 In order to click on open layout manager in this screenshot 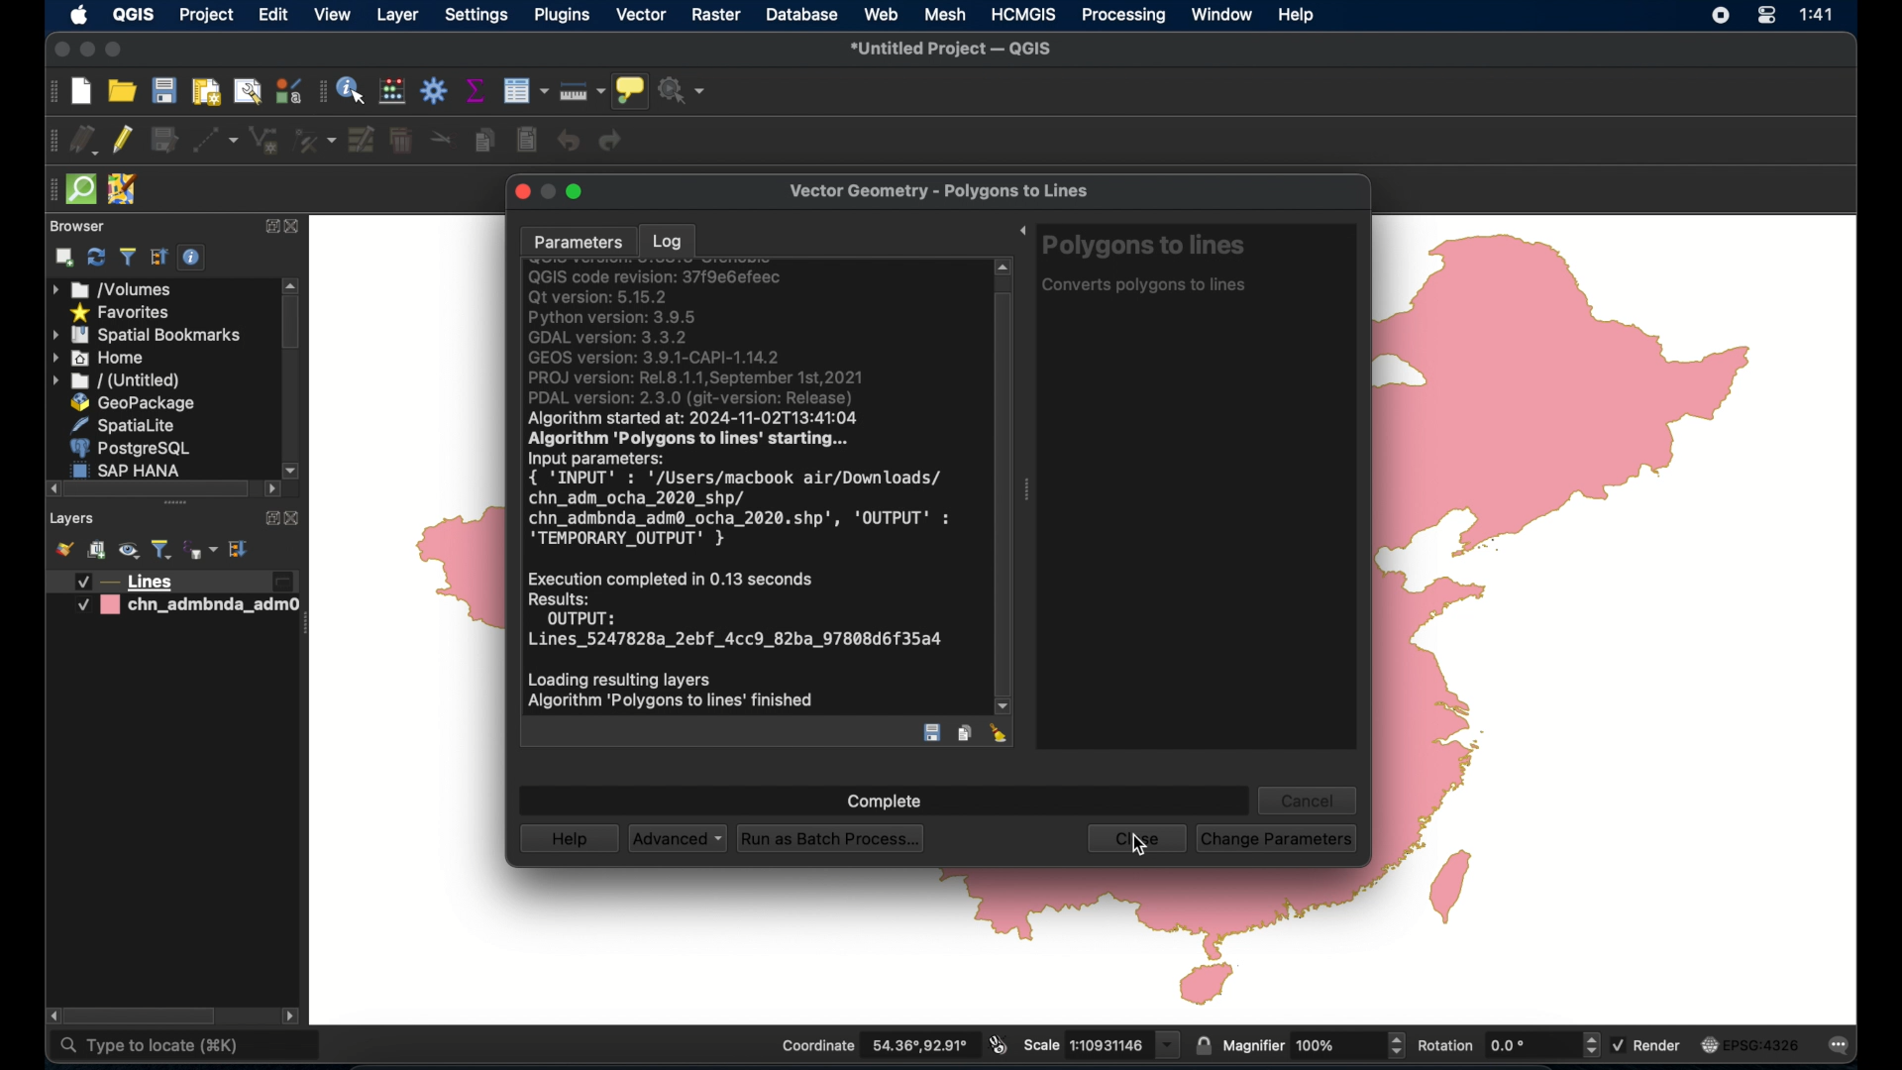, I will do `click(249, 91)`.